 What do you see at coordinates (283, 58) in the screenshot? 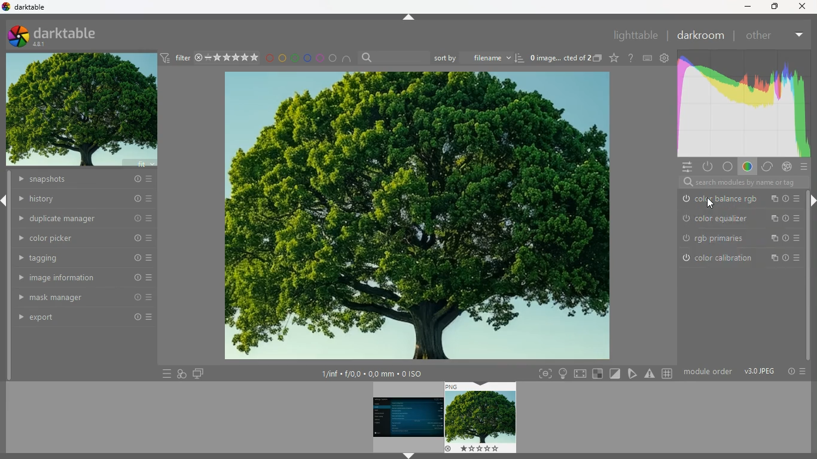
I see `yellow` at bounding box center [283, 58].